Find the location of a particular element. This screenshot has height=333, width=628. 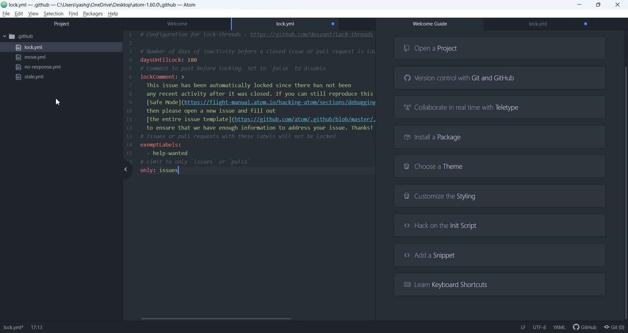

Hack on the Init Script is located at coordinates (497, 225).